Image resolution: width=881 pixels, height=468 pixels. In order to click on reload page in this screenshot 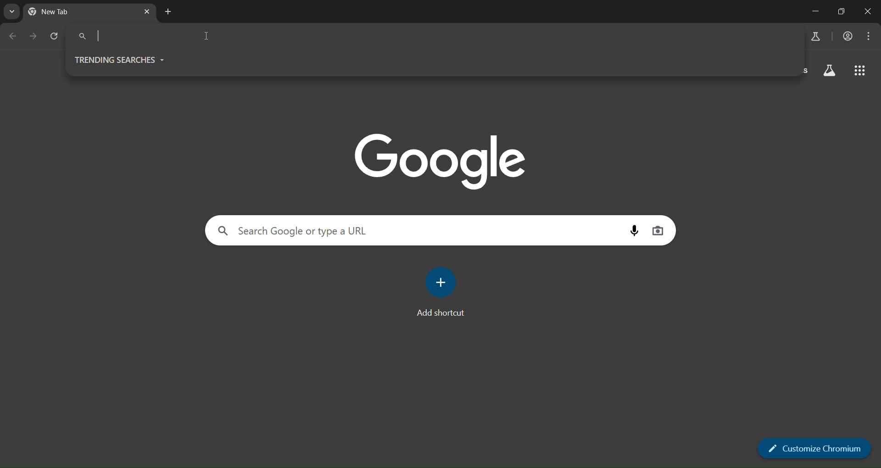, I will do `click(53, 35)`.